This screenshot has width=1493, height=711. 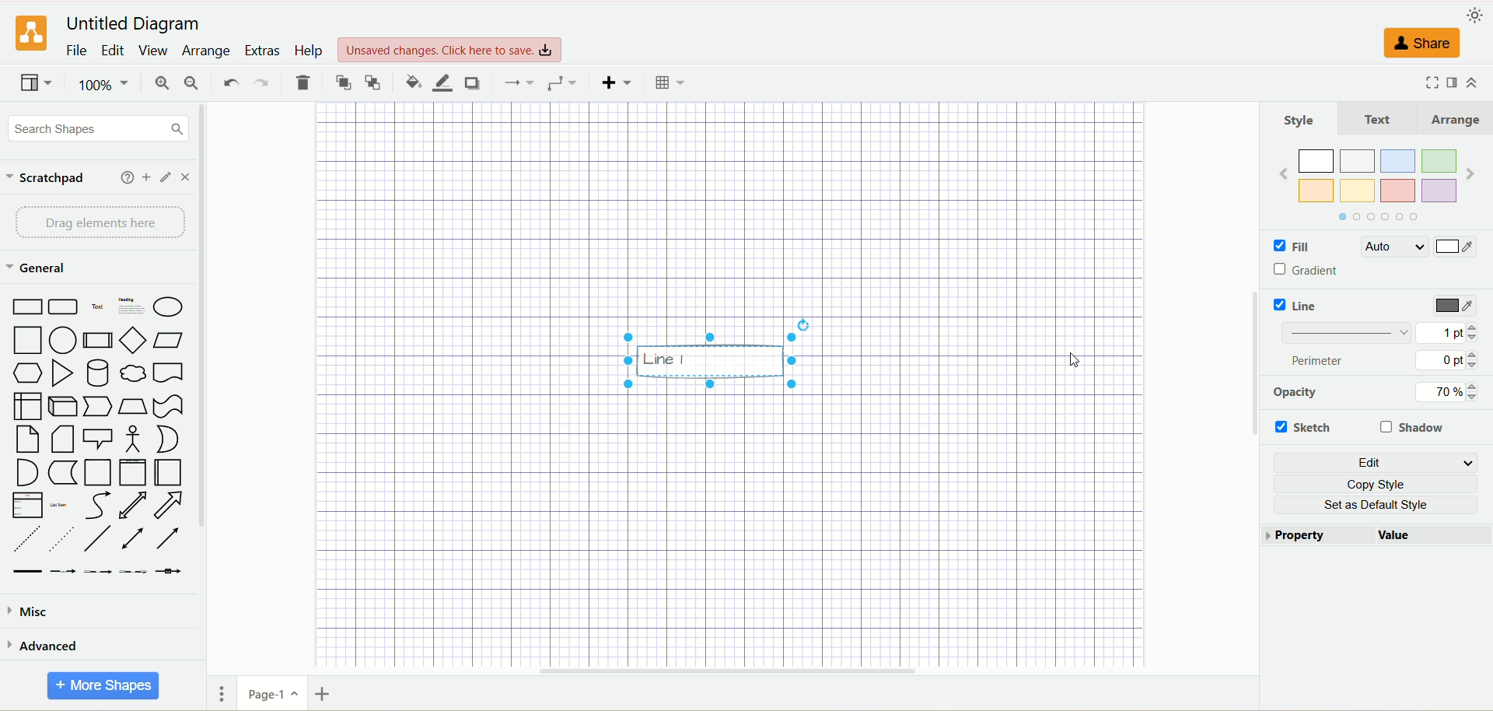 I want to click on table, so click(x=666, y=81).